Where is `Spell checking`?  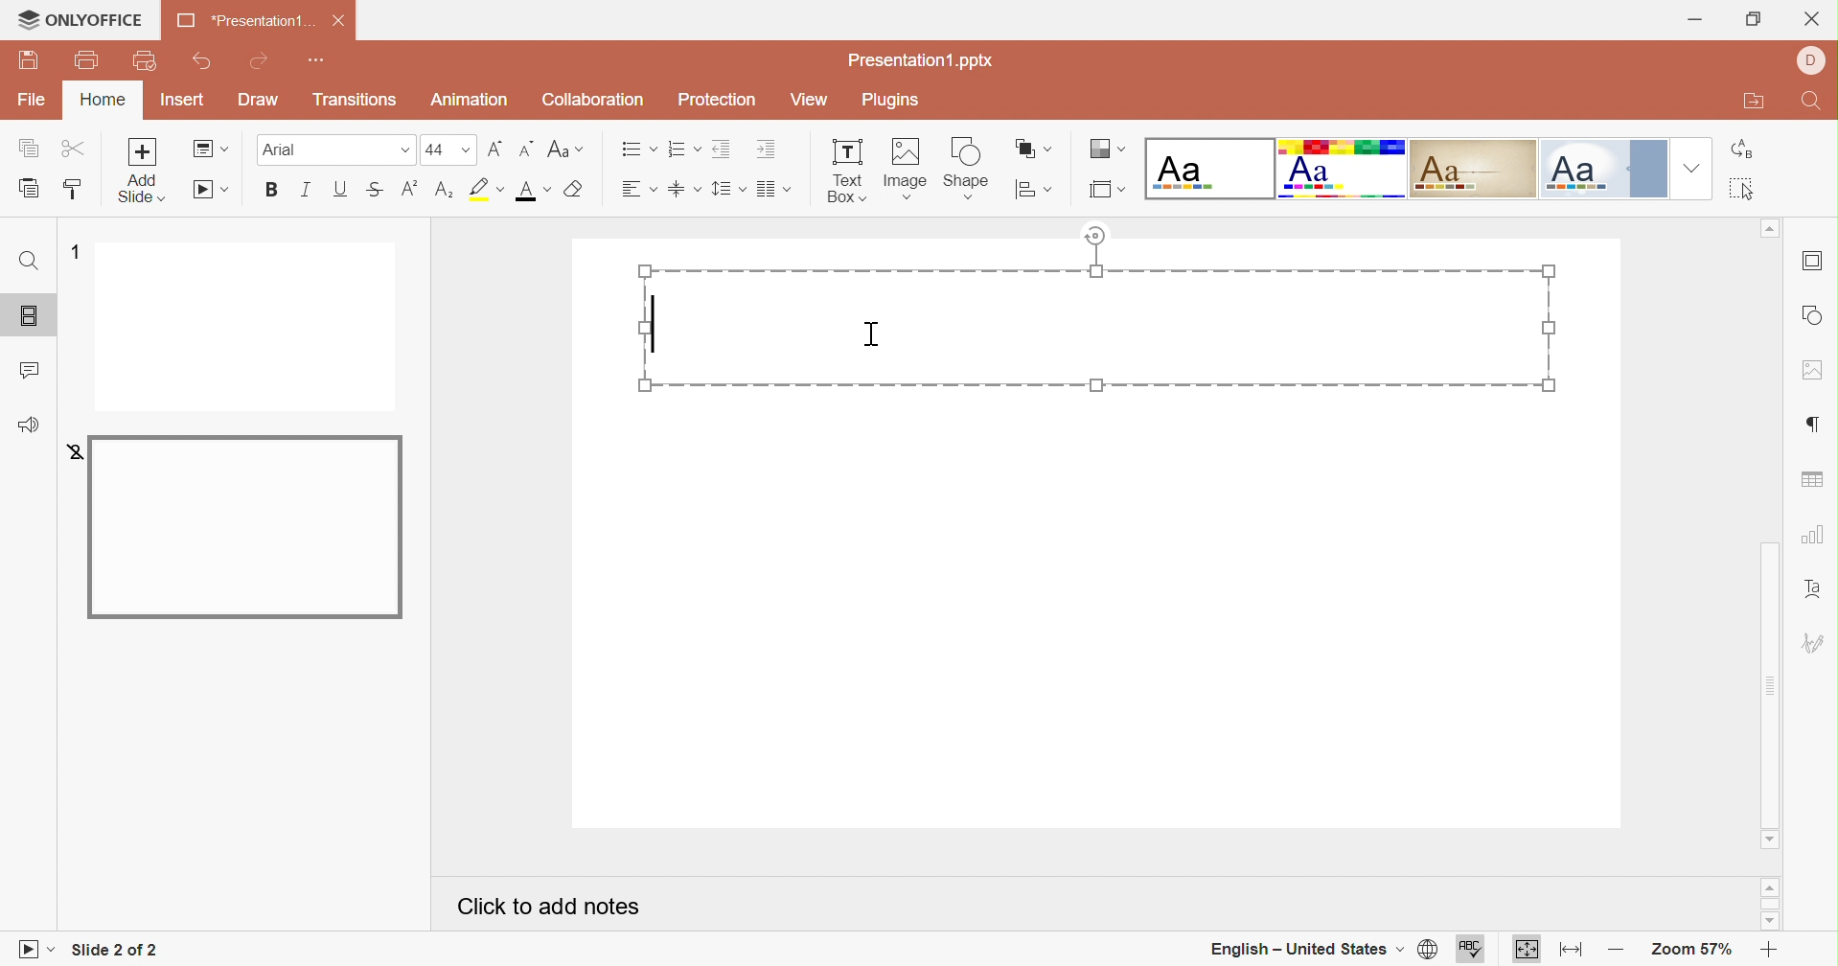 Spell checking is located at coordinates (1468, 950).